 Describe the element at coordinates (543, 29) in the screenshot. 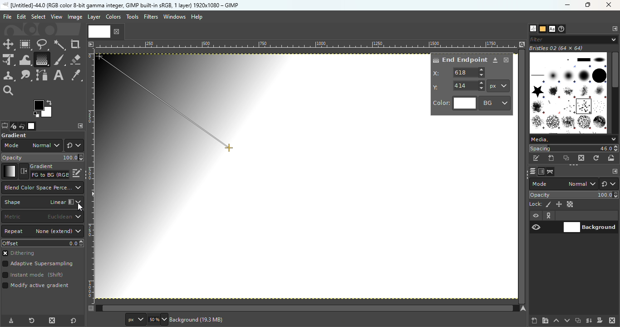

I see `Open the patterns dialog` at that location.